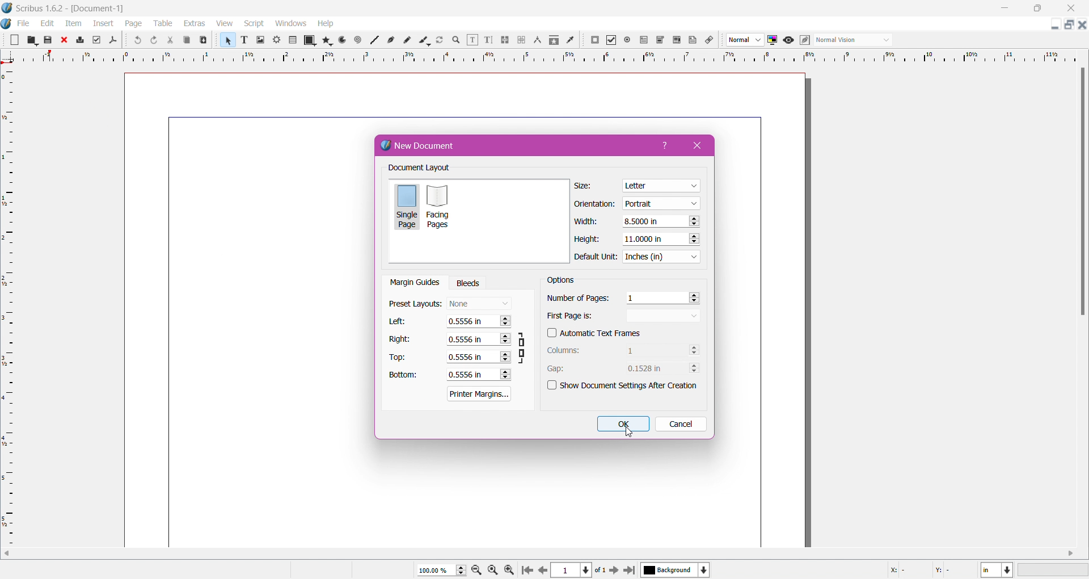 This screenshot has height=579, width=1089. Describe the element at coordinates (661, 238) in the screenshot. I see `11.0000 in |S]` at that location.